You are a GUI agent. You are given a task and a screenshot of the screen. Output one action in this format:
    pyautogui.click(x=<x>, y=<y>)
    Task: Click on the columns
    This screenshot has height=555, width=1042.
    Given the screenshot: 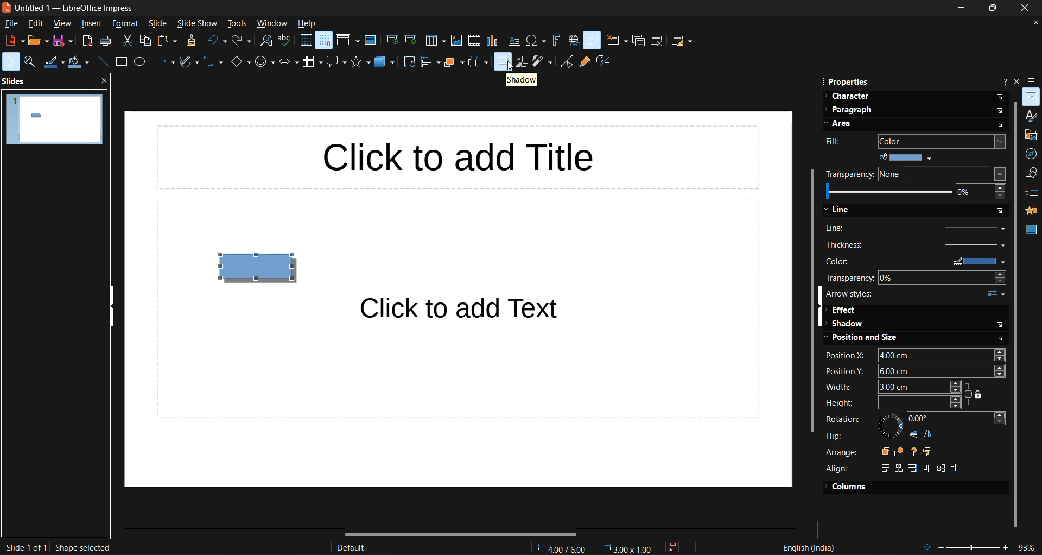 What is the action you would take?
    pyautogui.click(x=846, y=485)
    